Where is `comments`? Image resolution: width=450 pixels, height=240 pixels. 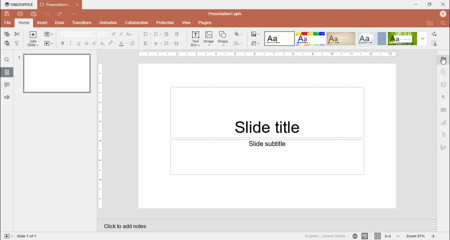 comments is located at coordinates (7, 84).